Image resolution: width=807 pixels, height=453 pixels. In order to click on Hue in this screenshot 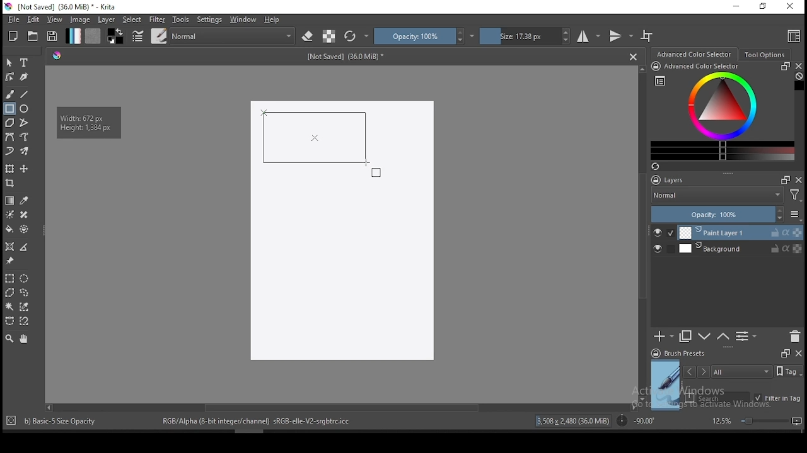, I will do `click(57, 55)`.